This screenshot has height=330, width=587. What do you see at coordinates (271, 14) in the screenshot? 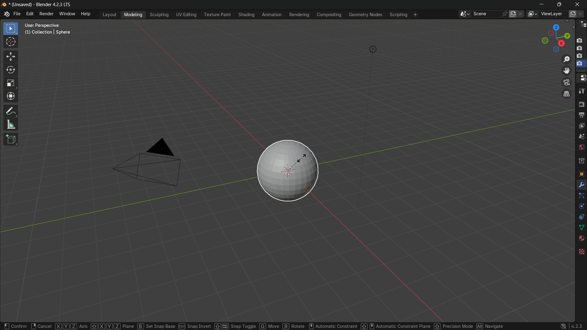
I see `animation menu` at bounding box center [271, 14].